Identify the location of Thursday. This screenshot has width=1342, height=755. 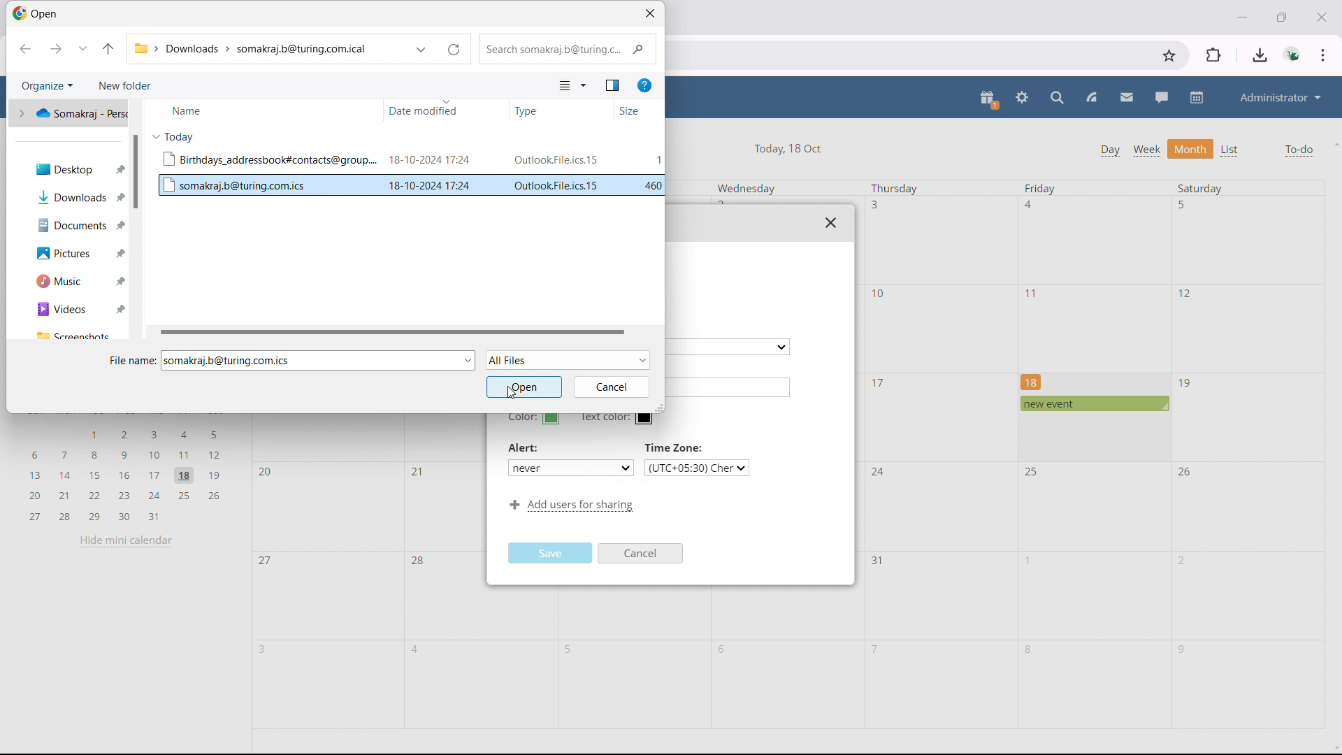
(895, 189).